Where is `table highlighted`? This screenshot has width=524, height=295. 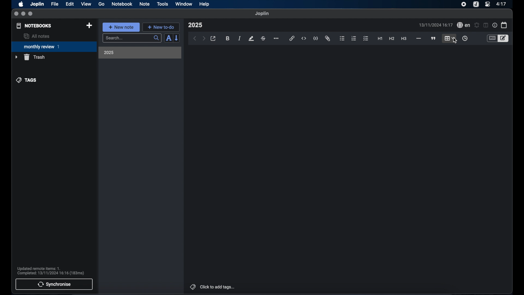
table highlighted is located at coordinates (449, 38).